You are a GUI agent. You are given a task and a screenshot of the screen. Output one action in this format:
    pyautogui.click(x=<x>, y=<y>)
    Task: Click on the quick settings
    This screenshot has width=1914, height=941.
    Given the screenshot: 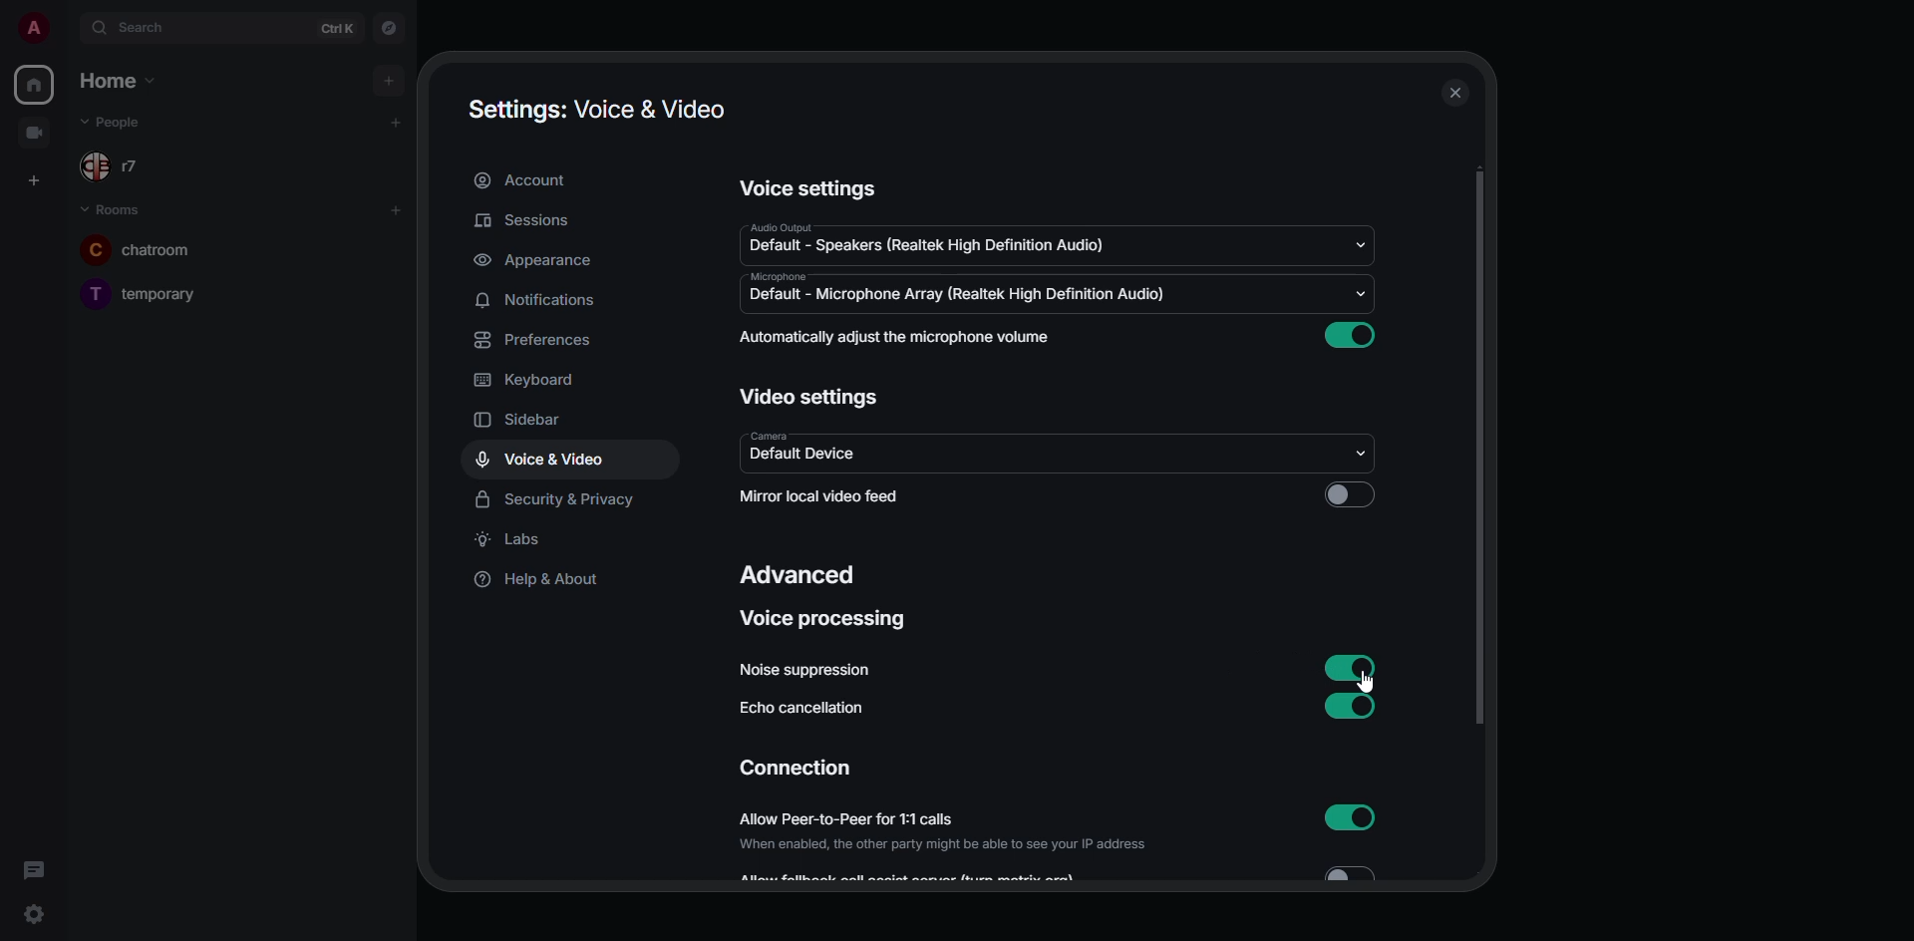 What is the action you would take?
    pyautogui.click(x=32, y=914)
    